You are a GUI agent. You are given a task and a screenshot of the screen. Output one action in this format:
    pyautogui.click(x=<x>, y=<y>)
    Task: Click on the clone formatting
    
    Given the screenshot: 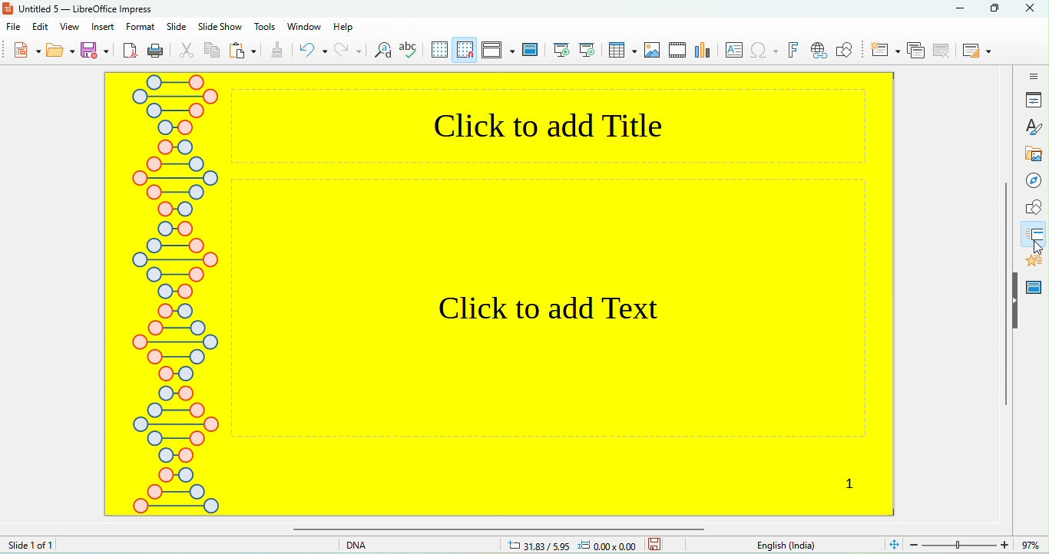 What is the action you would take?
    pyautogui.click(x=279, y=52)
    